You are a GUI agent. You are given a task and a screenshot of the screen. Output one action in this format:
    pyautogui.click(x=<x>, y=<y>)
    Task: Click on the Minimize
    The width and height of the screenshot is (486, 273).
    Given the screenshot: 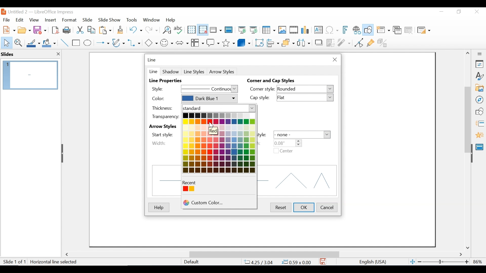 What is the action you would take?
    pyautogui.click(x=441, y=12)
    